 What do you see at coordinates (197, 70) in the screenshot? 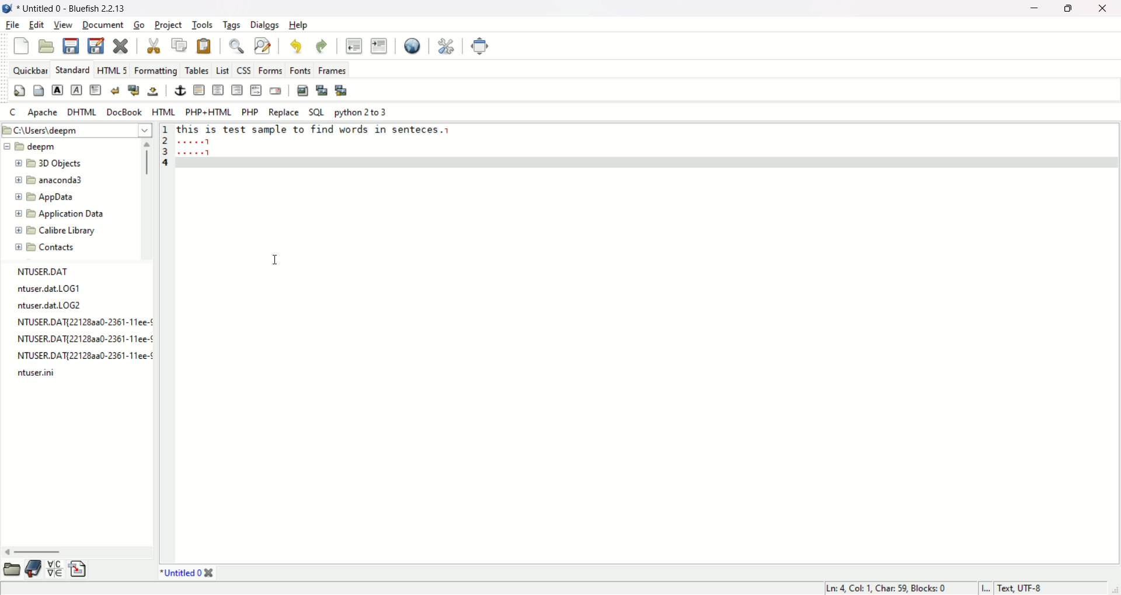
I see `tables` at bounding box center [197, 70].